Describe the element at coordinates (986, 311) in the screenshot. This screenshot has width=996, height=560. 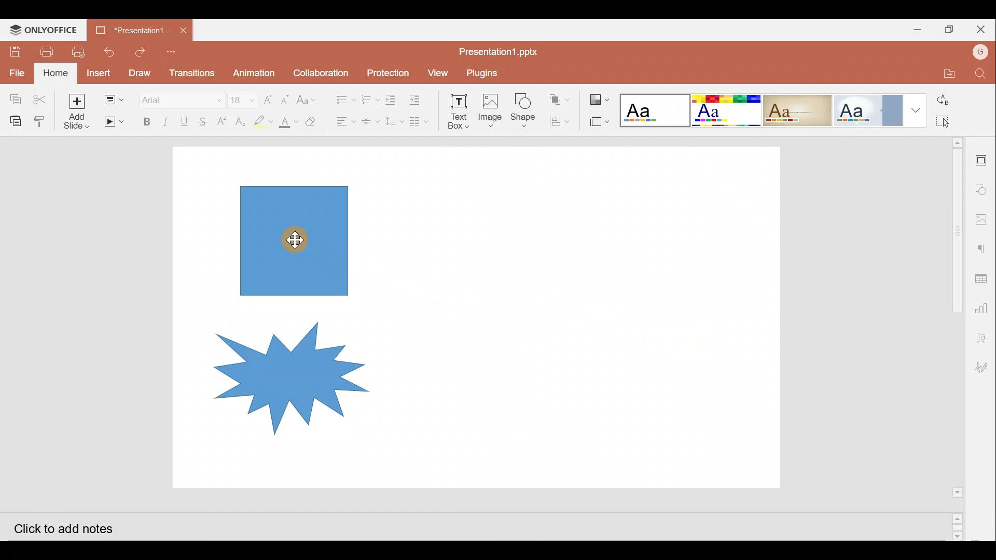
I see `Chart settings` at that location.